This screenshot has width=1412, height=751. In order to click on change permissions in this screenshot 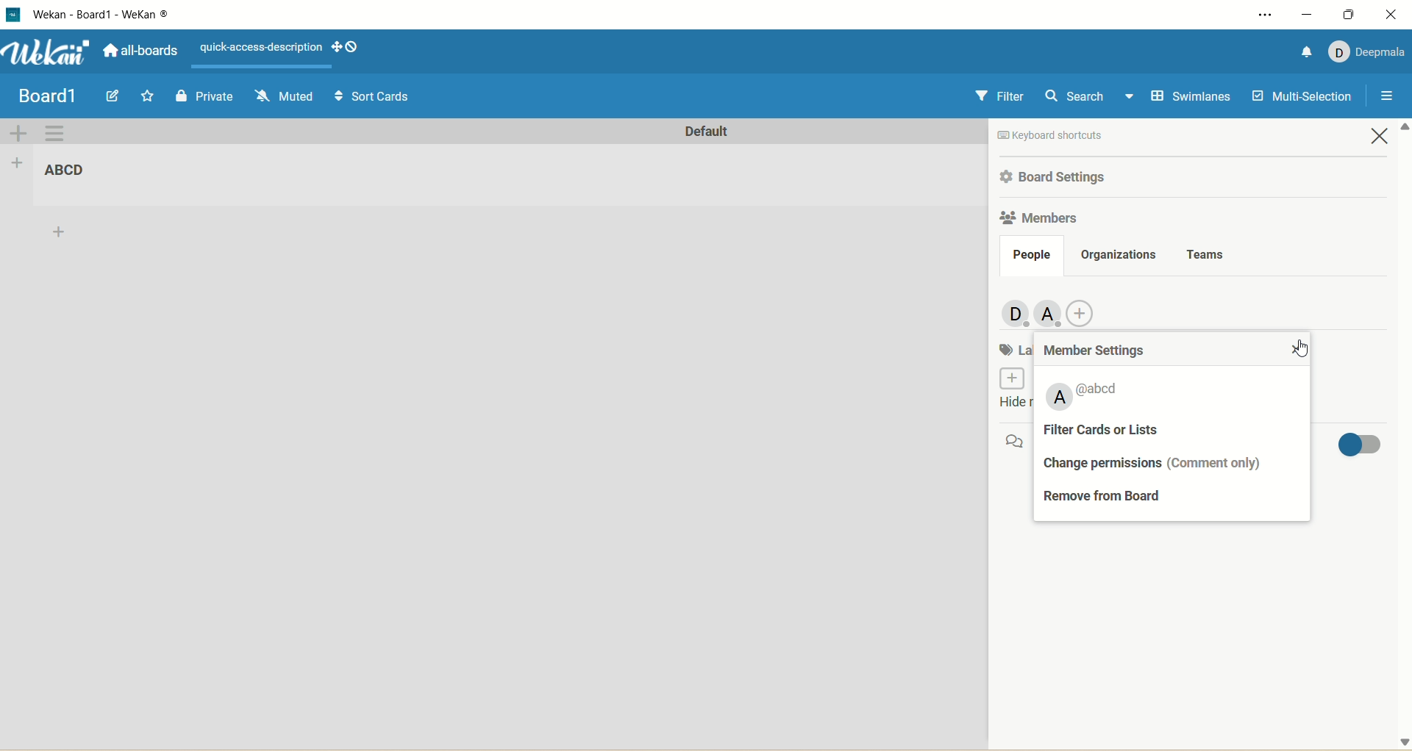, I will do `click(1100, 462)`.